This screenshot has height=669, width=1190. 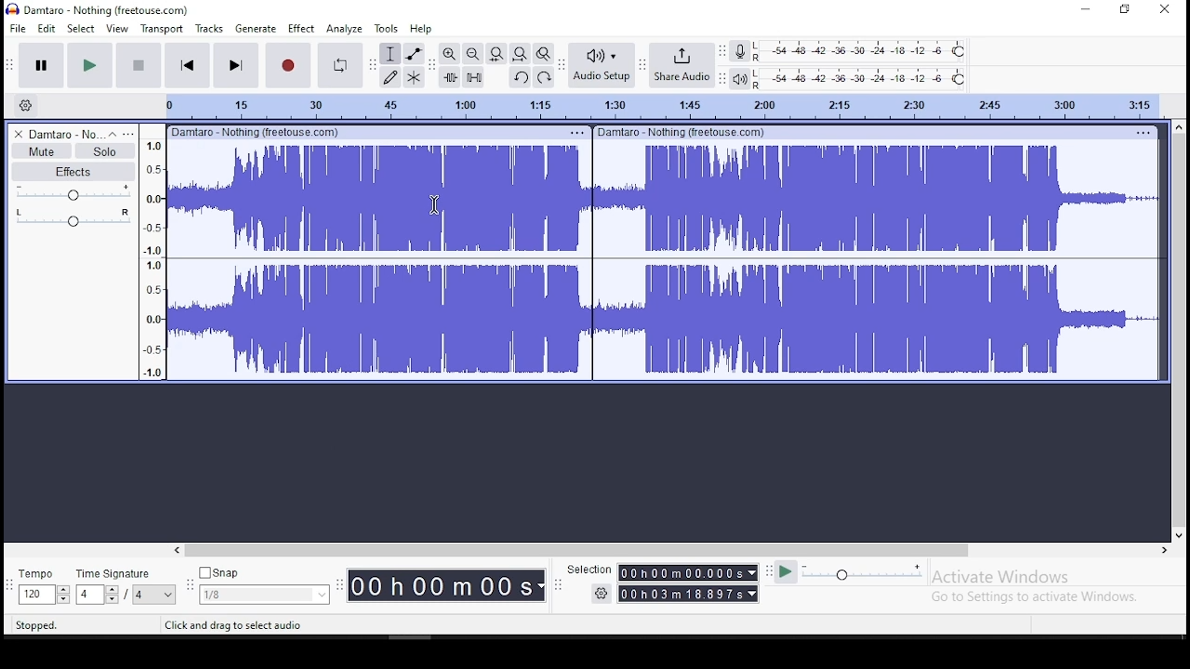 I want to click on analyze, so click(x=344, y=30).